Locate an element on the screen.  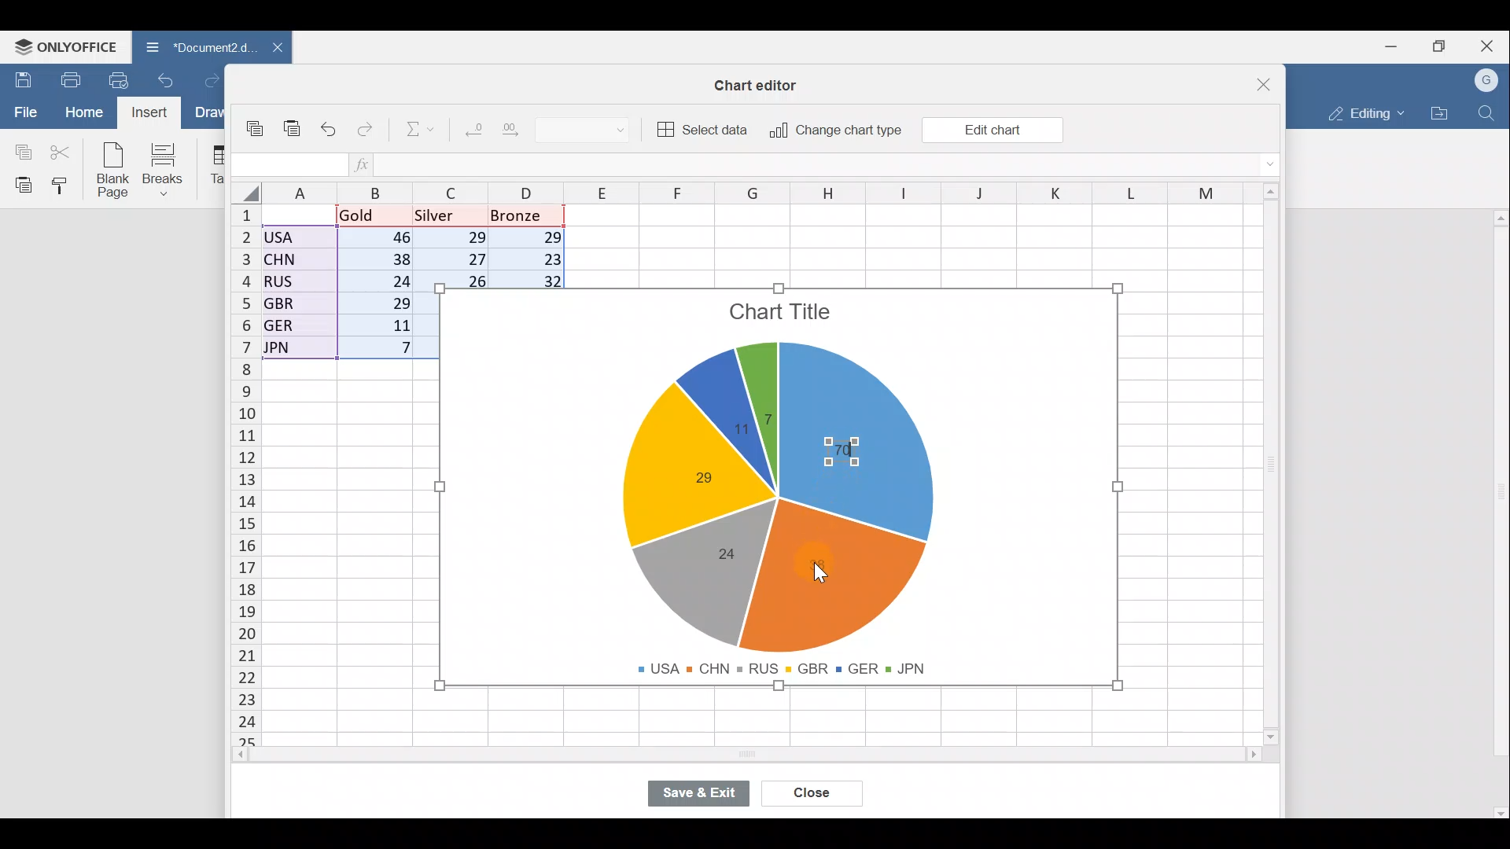
Number format is located at coordinates (589, 127).